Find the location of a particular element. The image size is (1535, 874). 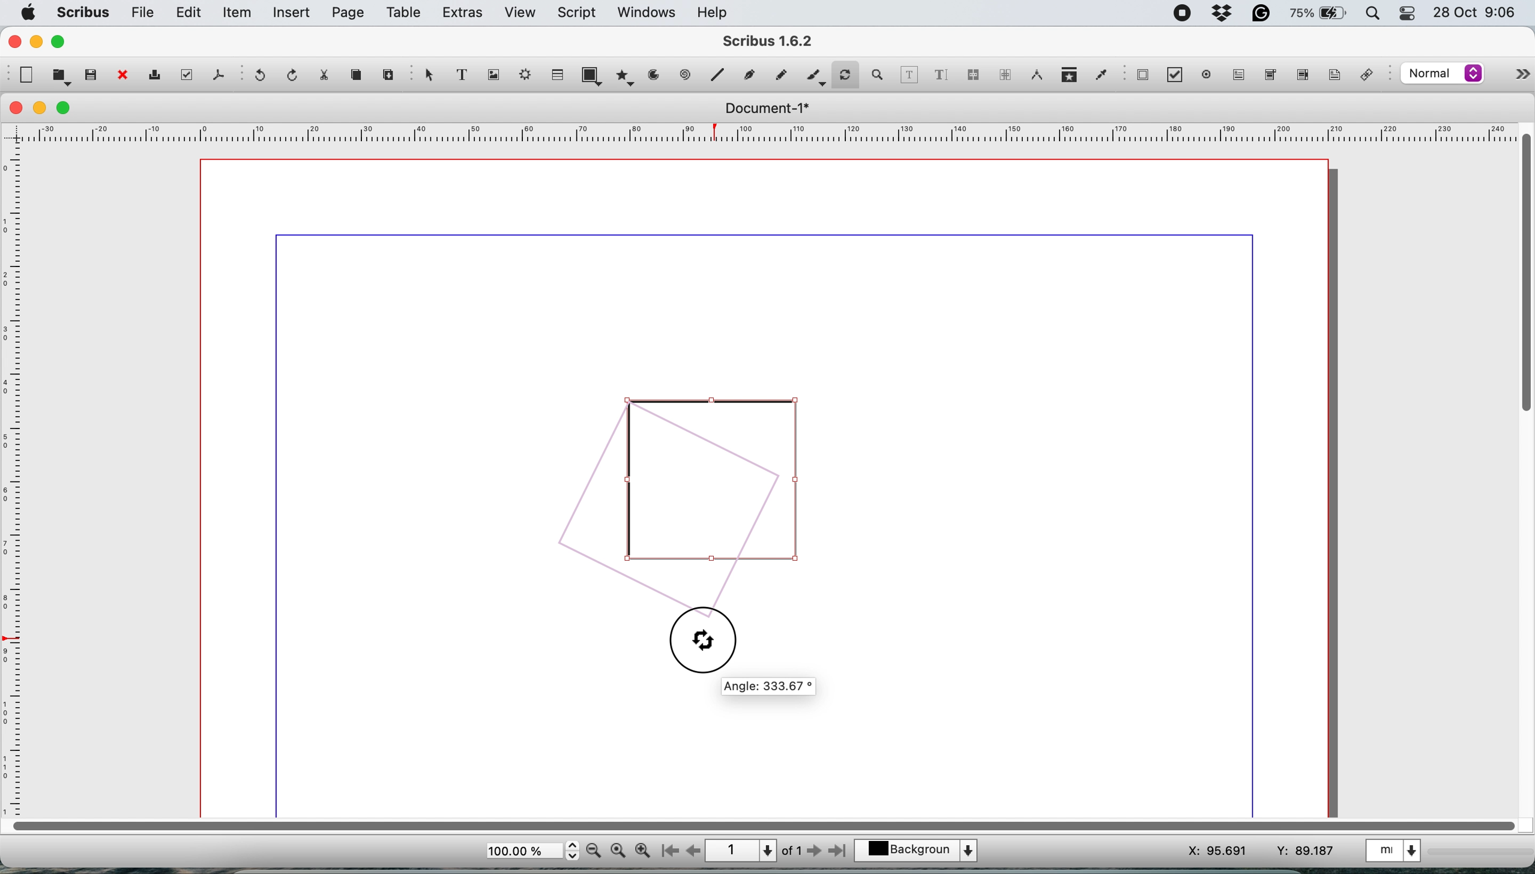

pdf radio button is located at coordinates (1204, 74).